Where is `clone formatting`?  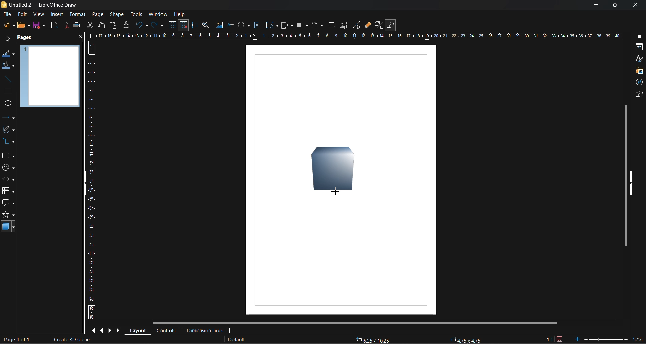
clone formatting is located at coordinates (127, 25).